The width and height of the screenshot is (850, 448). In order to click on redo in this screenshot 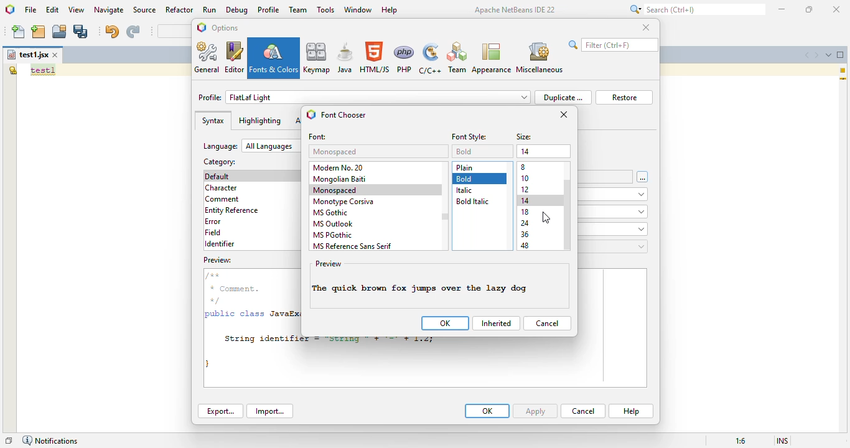, I will do `click(133, 32)`.